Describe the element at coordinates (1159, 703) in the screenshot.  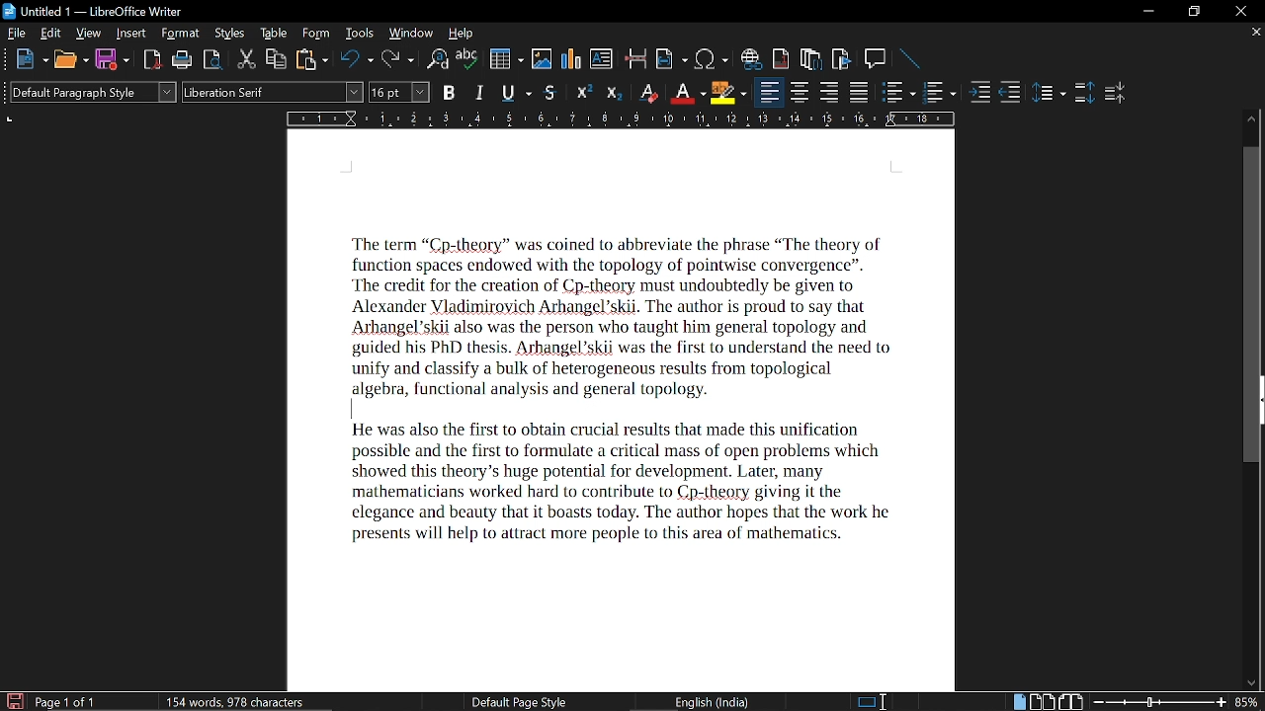
I see `Change zoom` at that location.